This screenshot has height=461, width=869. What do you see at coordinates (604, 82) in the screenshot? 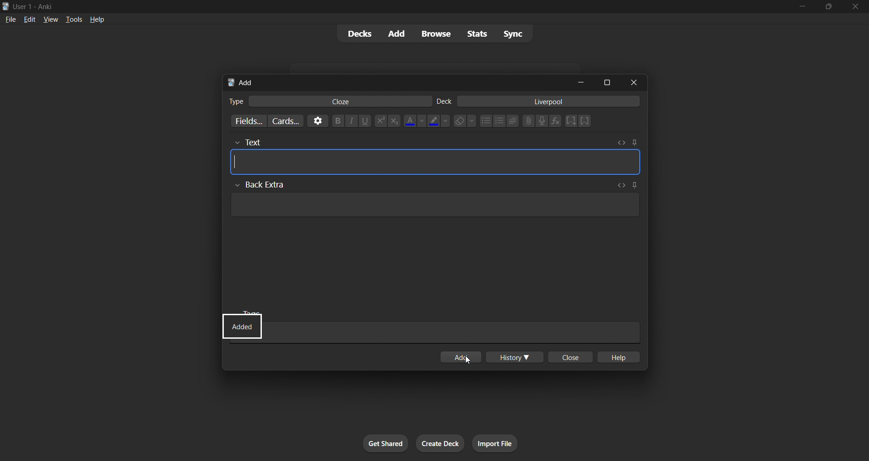
I see `maximize` at bounding box center [604, 82].